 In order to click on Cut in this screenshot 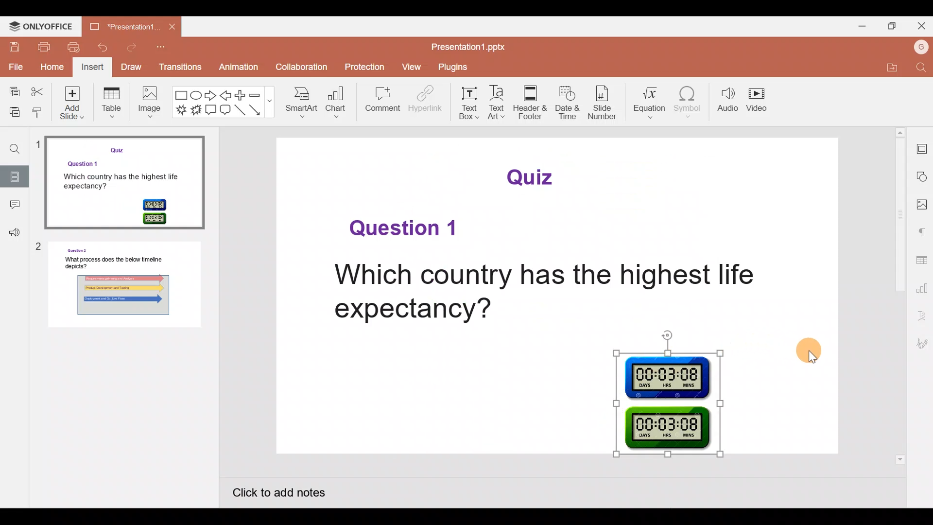, I will do `click(38, 91)`.